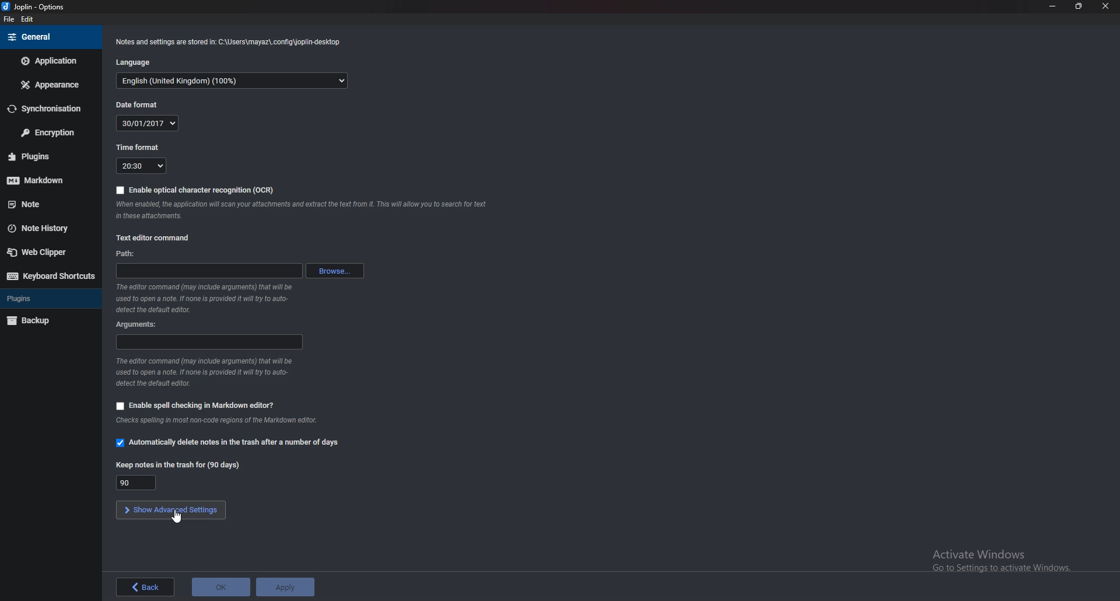  Describe the element at coordinates (141, 166) in the screenshot. I see `20:30` at that location.